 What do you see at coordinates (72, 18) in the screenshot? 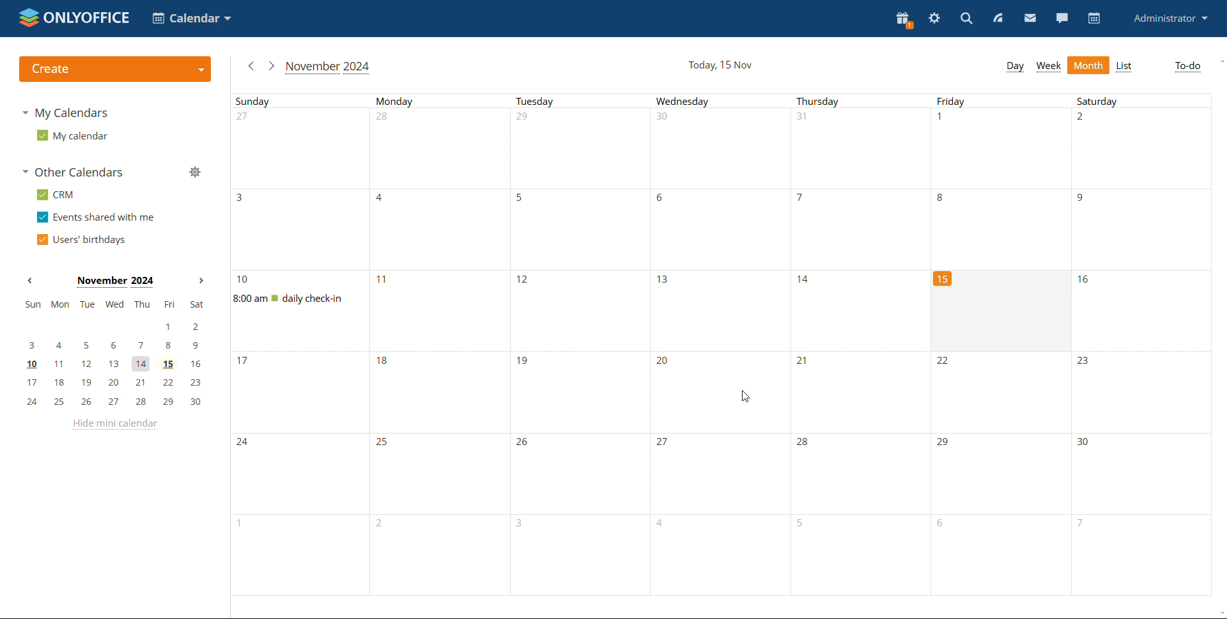
I see `logo` at bounding box center [72, 18].